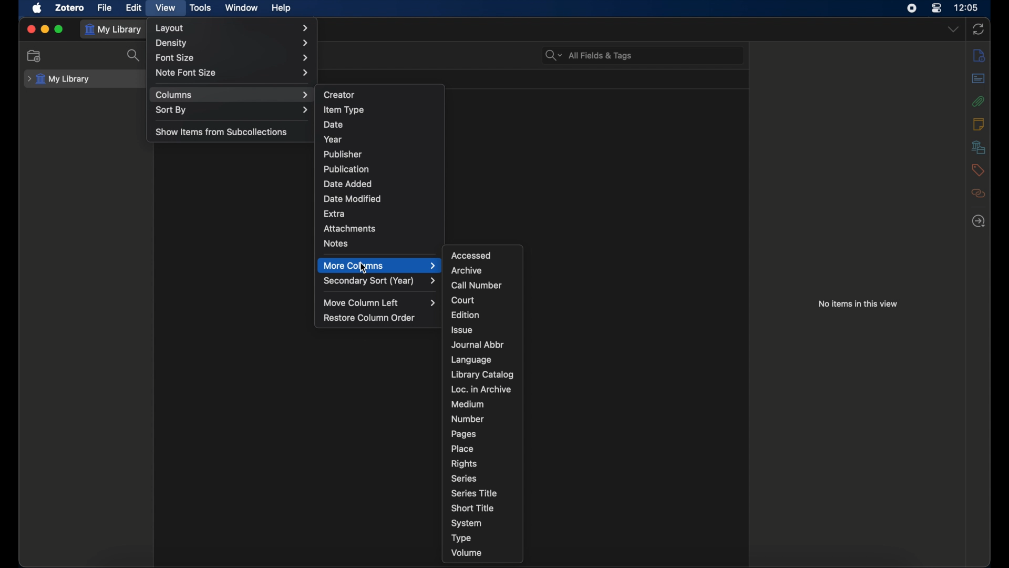 The width and height of the screenshot is (1009, 568). What do you see at coordinates (231, 28) in the screenshot?
I see `layout` at bounding box center [231, 28].